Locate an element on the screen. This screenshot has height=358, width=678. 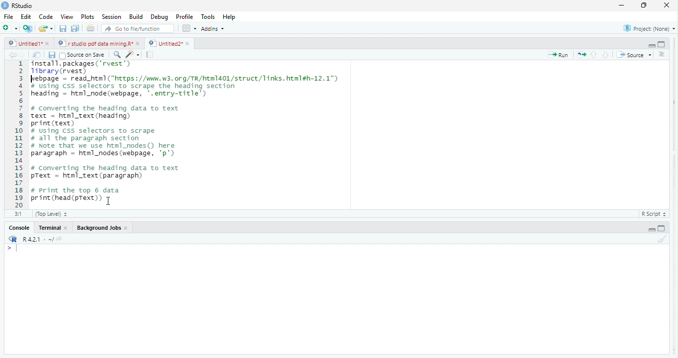
go to previous section/chunk is located at coordinates (594, 55).